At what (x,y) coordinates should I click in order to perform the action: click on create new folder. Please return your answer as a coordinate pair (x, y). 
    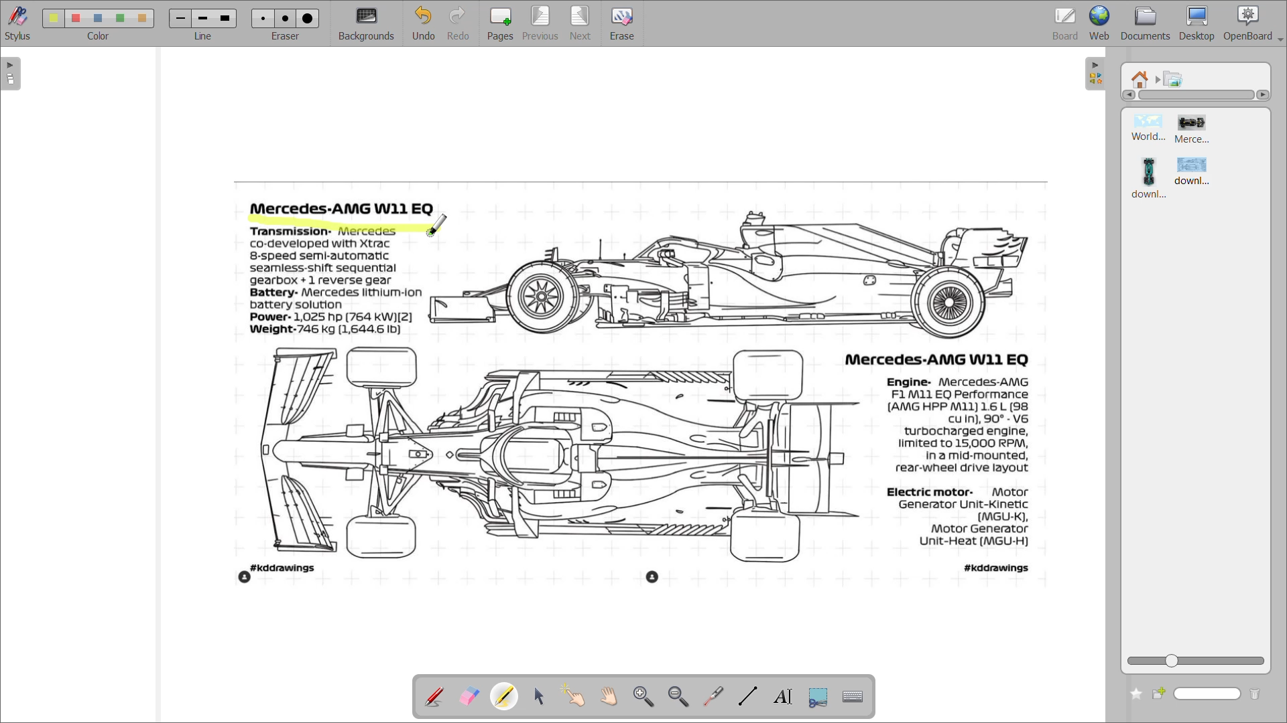
    Looking at the image, I should click on (1161, 694).